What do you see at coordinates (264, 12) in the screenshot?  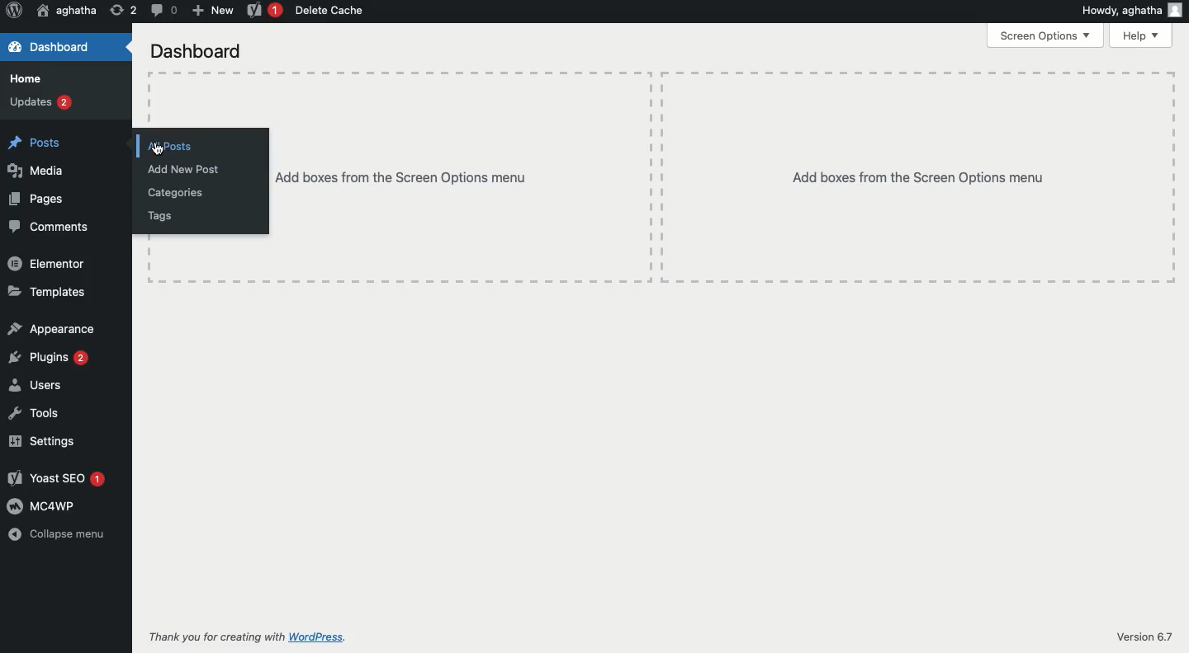 I see `Yoast` at bounding box center [264, 12].